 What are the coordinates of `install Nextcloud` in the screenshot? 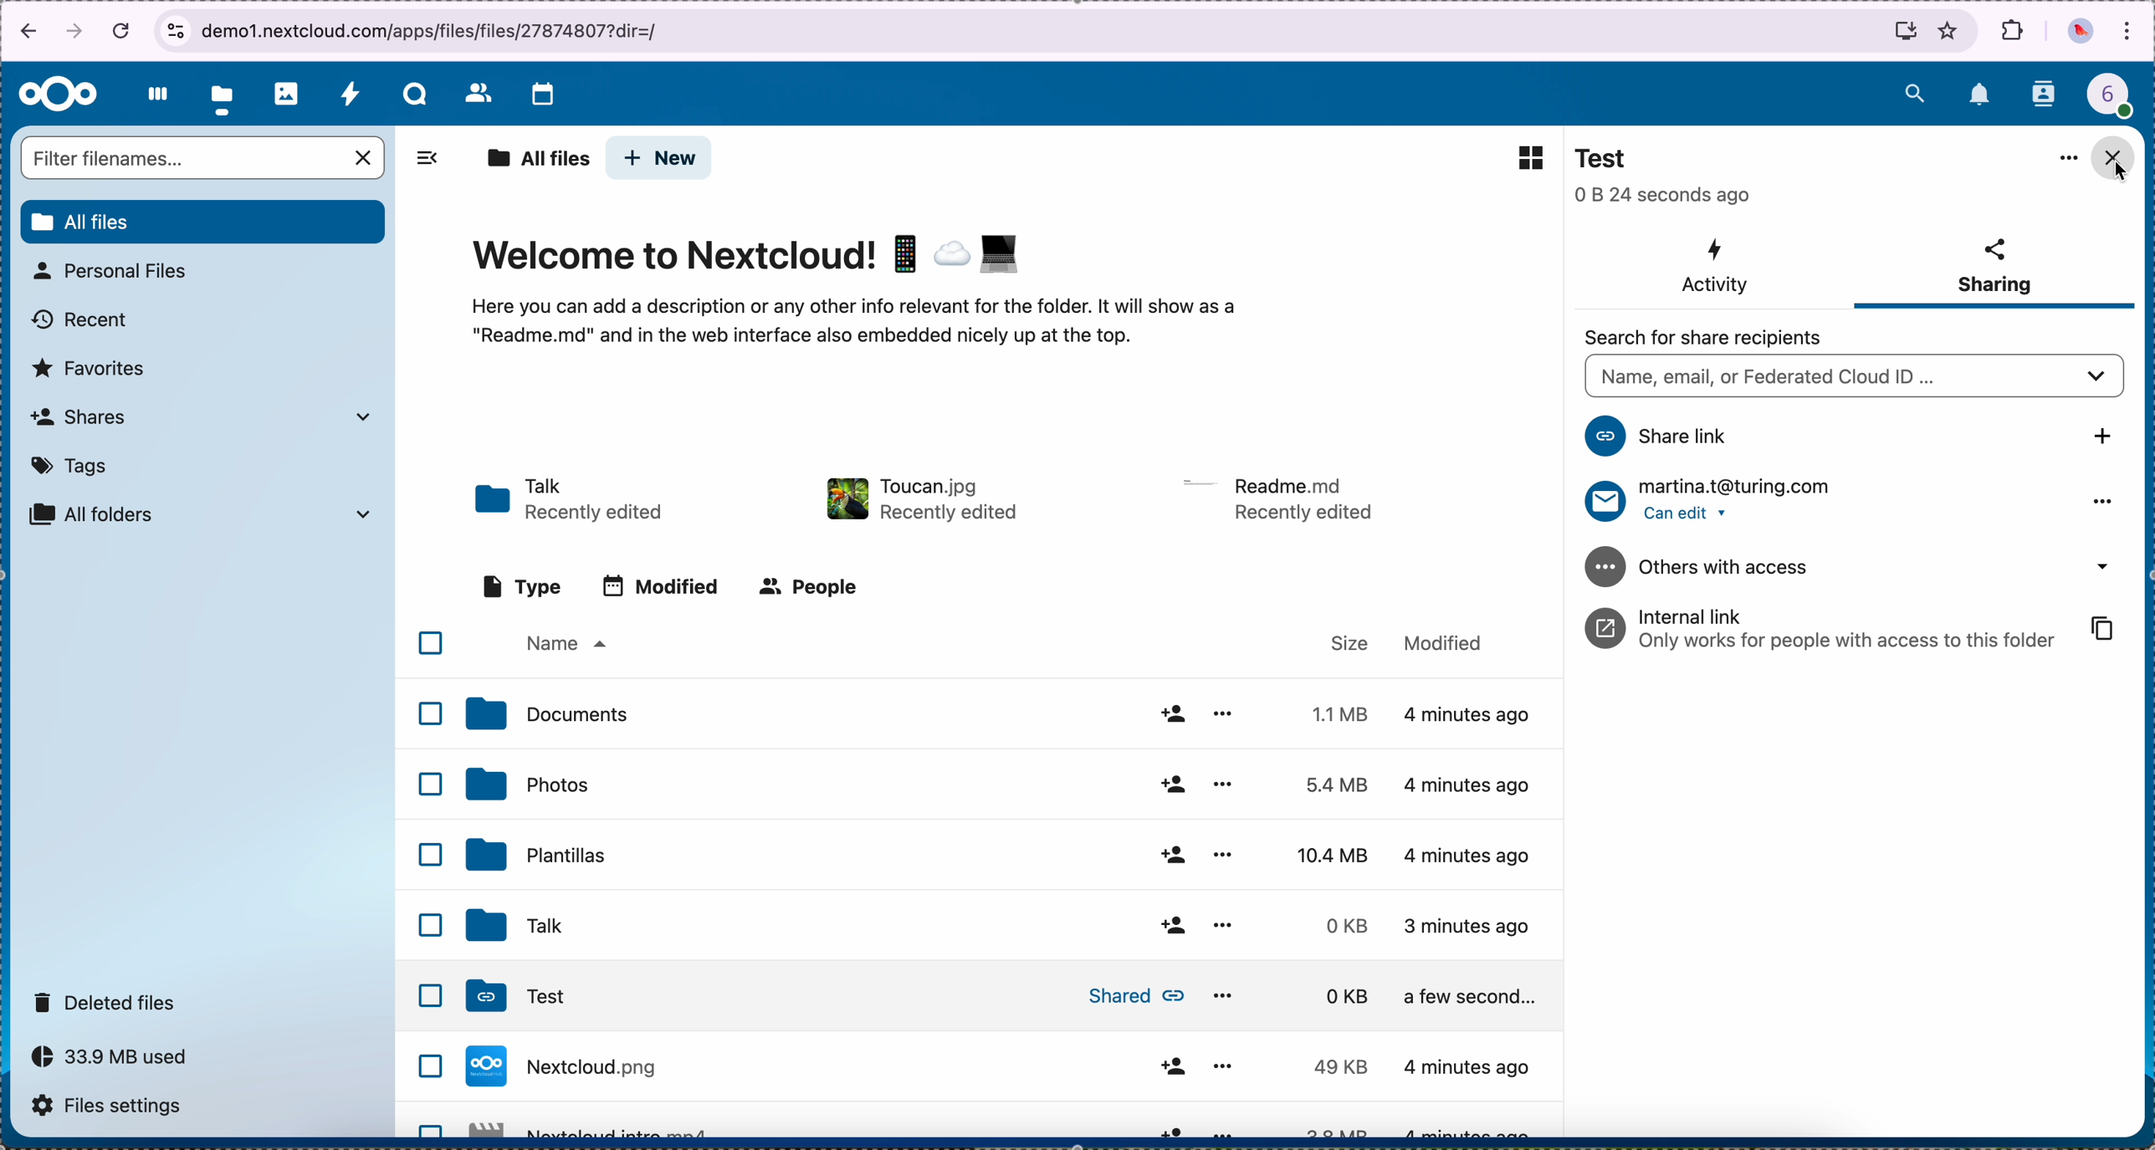 It's located at (1906, 34).